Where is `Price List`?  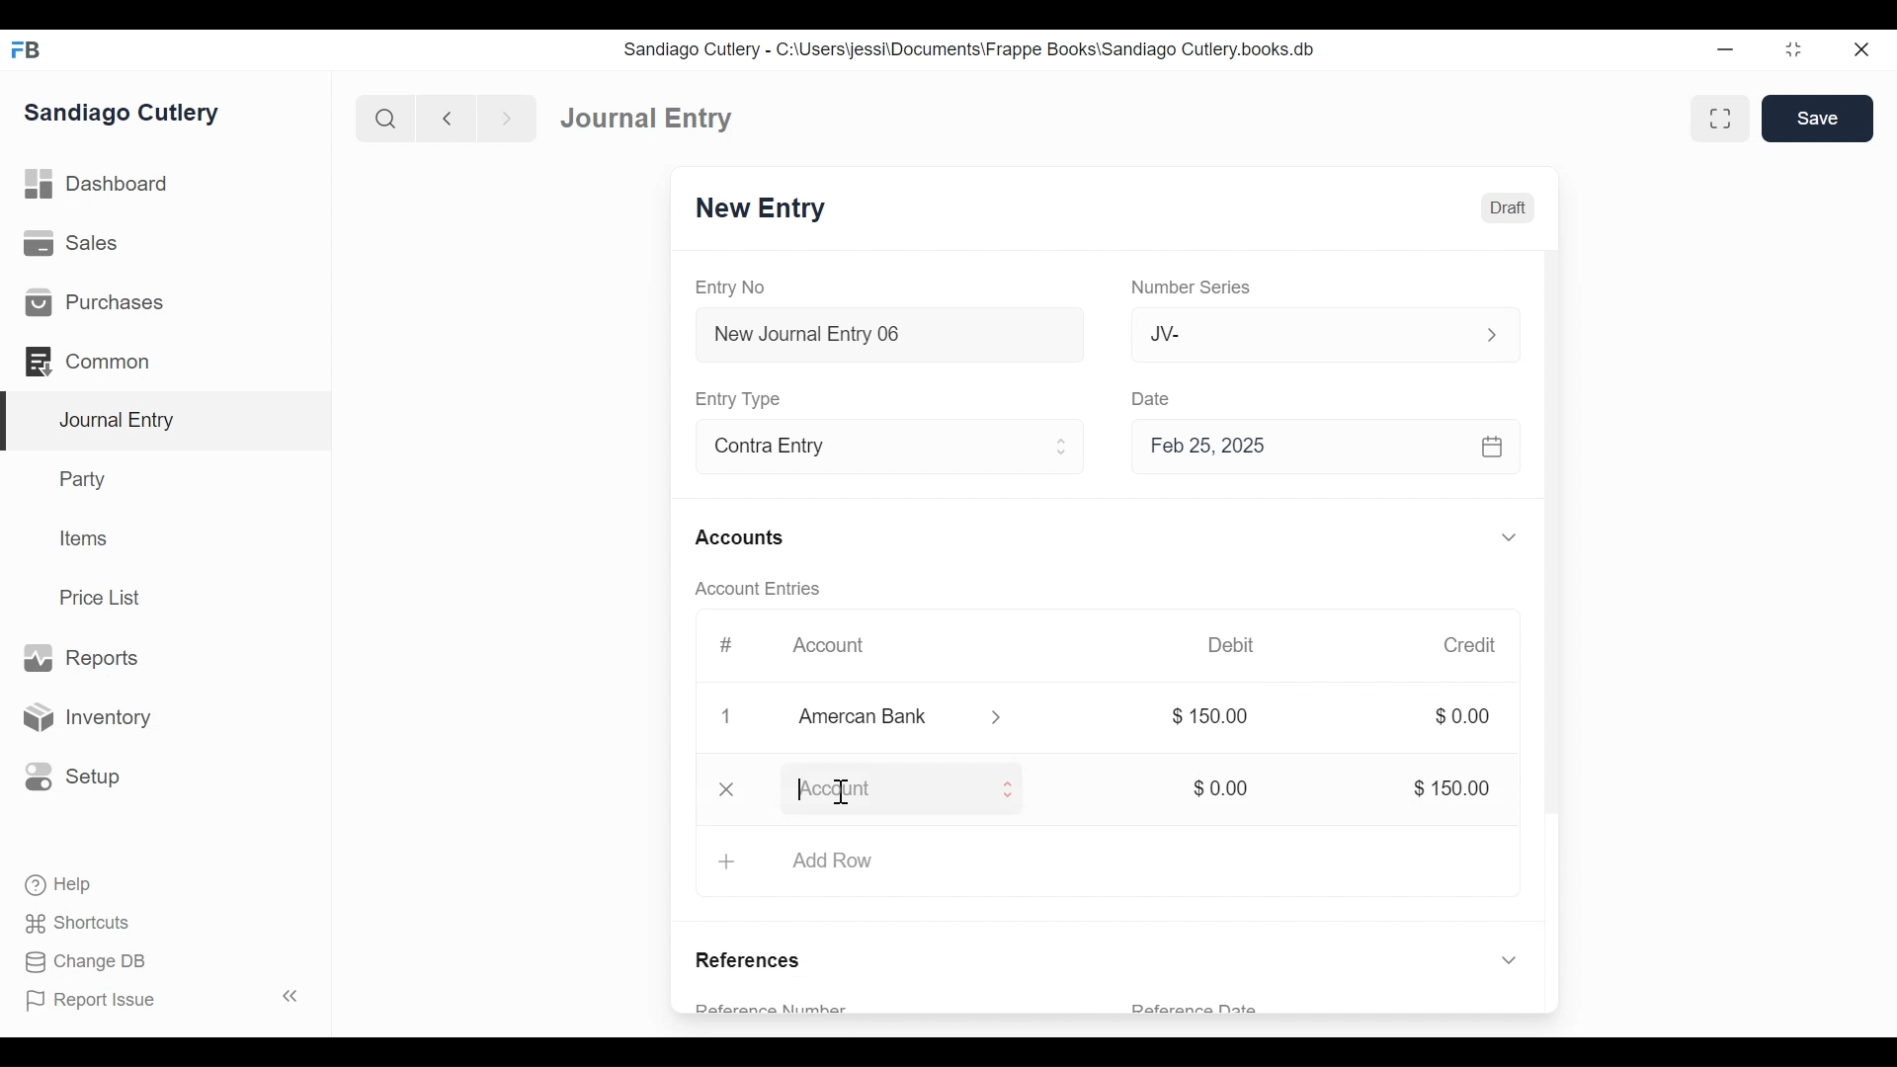
Price List is located at coordinates (107, 598).